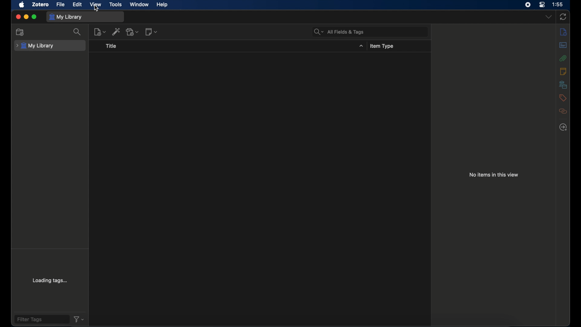  What do you see at coordinates (79, 319) in the screenshot?
I see `filter` at bounding box center [79, 319].